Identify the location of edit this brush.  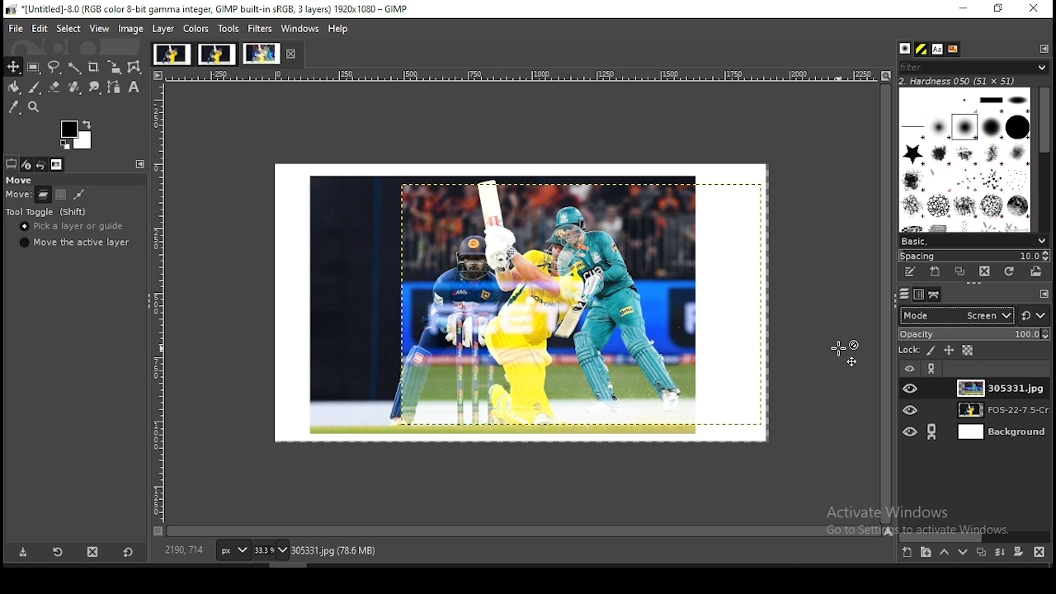
(908, 271).